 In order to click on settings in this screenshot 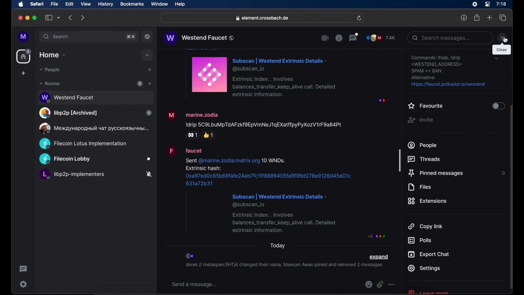, I will do `click(424, 268)`.